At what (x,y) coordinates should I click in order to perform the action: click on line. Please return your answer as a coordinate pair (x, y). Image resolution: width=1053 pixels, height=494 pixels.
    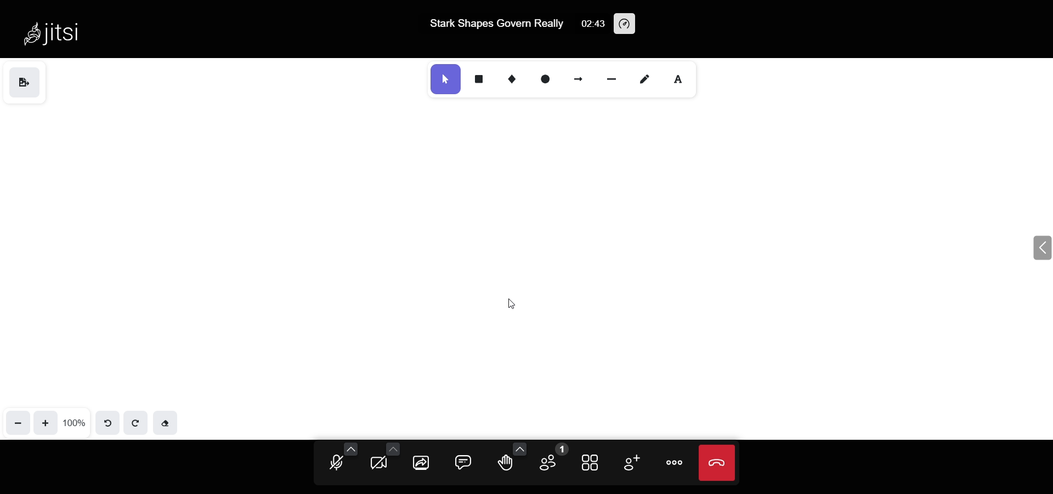
    Looking at the image, I should click on (613, 79).